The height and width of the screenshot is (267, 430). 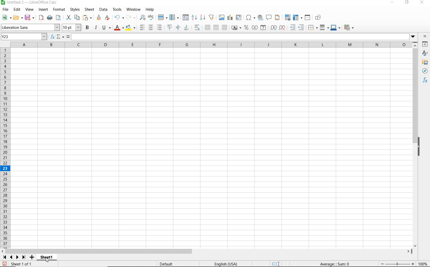 What do you see at coordinates (68, 17) in the screenshot?
I see `CUT` at bounding box center [68, 17].